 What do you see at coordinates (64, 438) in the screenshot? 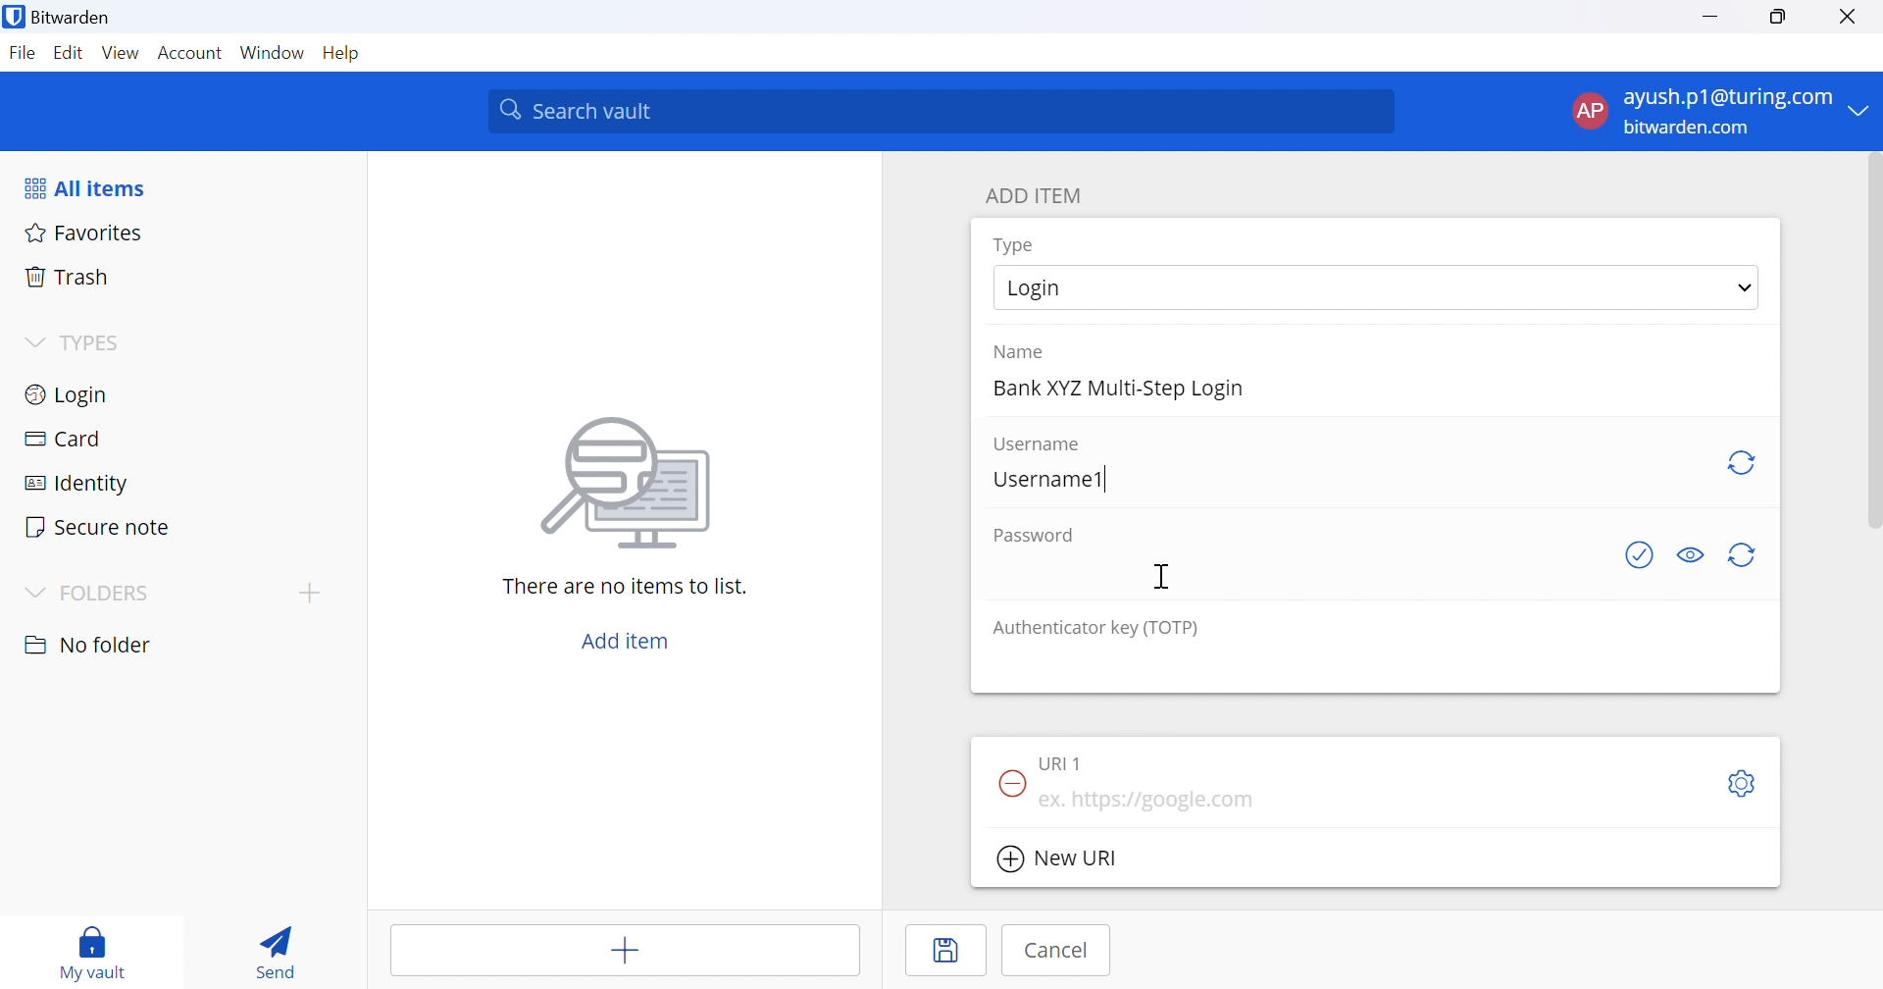
I see `Card` at bounding box center [64, 438].